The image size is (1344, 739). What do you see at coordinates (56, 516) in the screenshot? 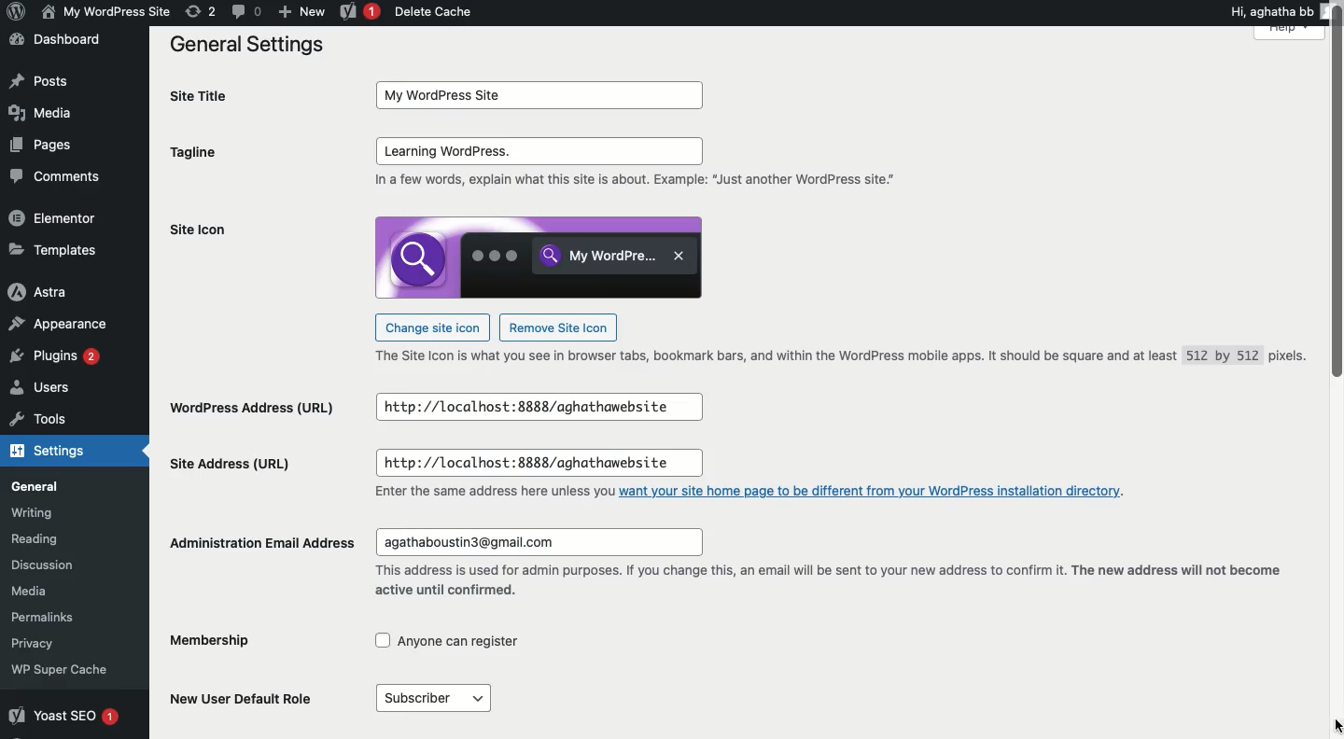
I see `Writing` at bounding box center [56, 516].